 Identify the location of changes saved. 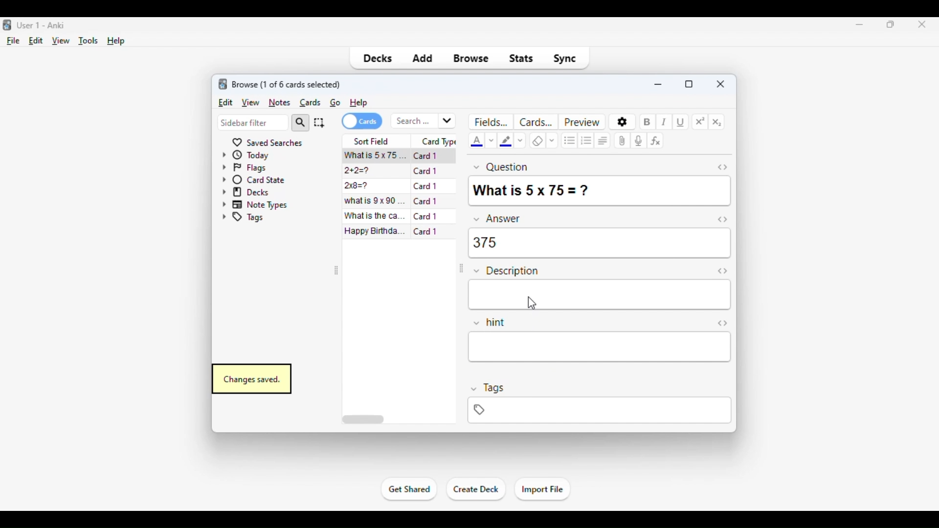
(251, 379).